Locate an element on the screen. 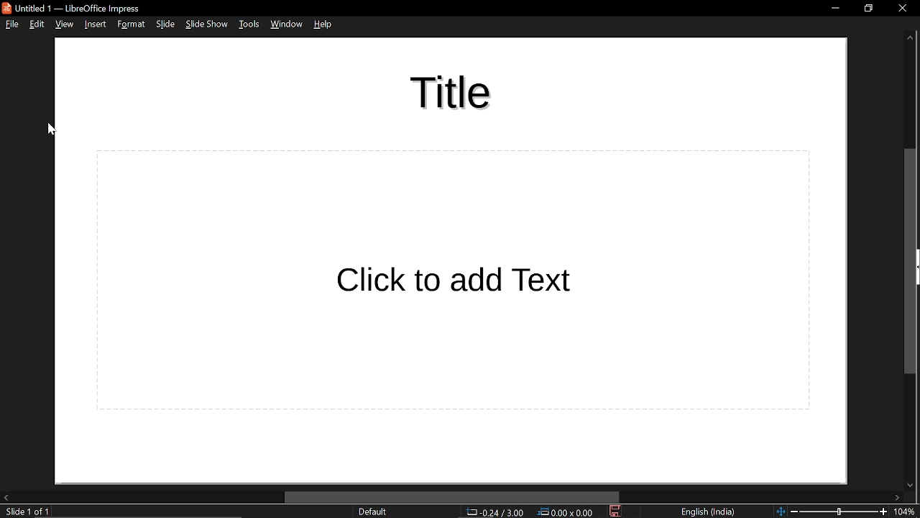 Image resolution: width=920 pixels, height=518 pixels. fit to page is located at coordinates (778, 511).